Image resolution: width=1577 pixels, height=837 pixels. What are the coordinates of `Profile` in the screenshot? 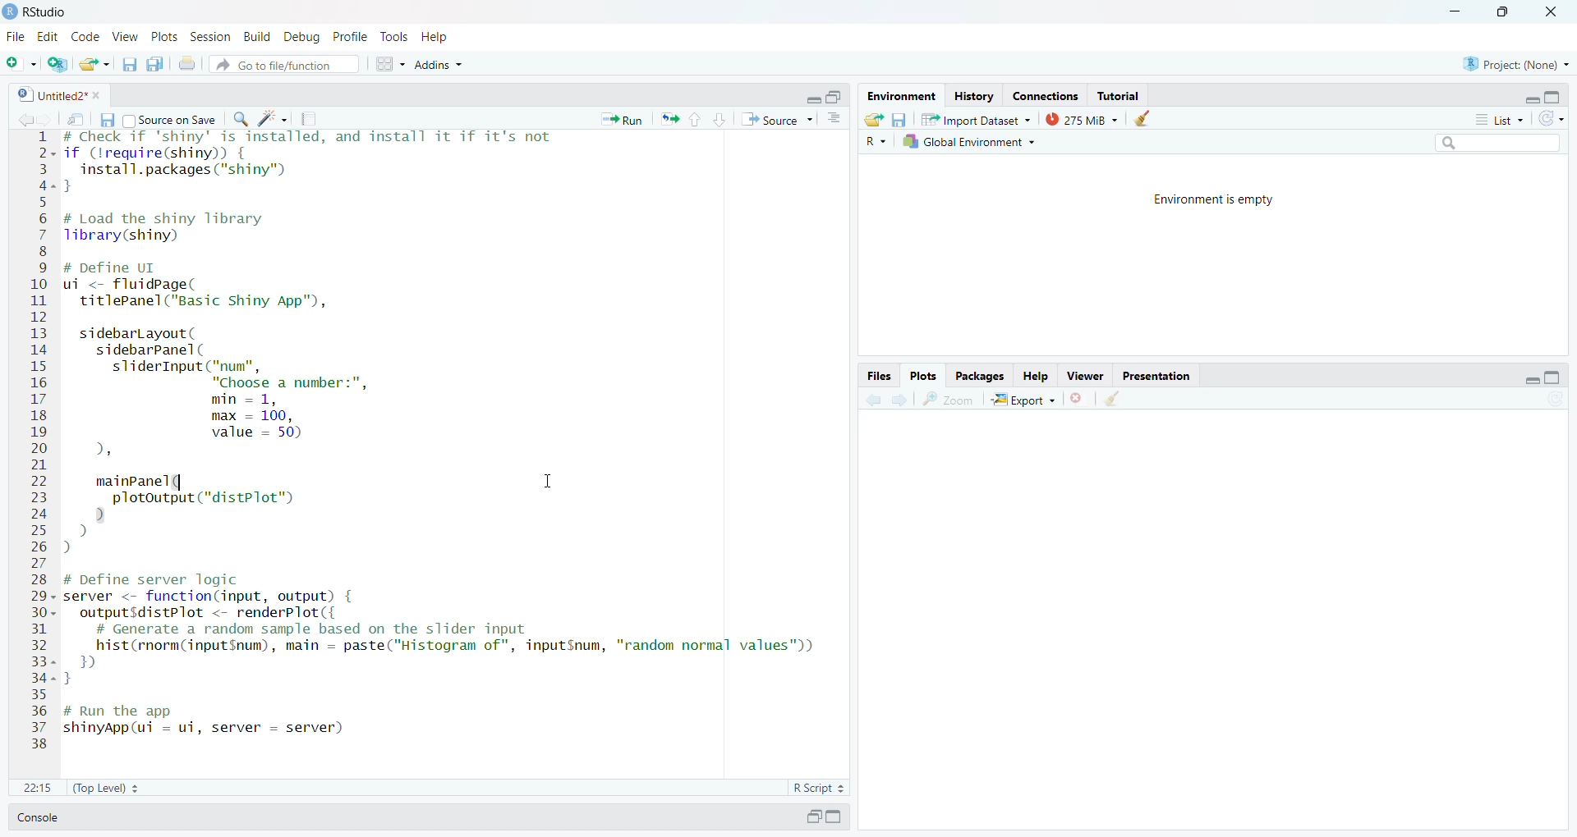 It's located at (350, 37).